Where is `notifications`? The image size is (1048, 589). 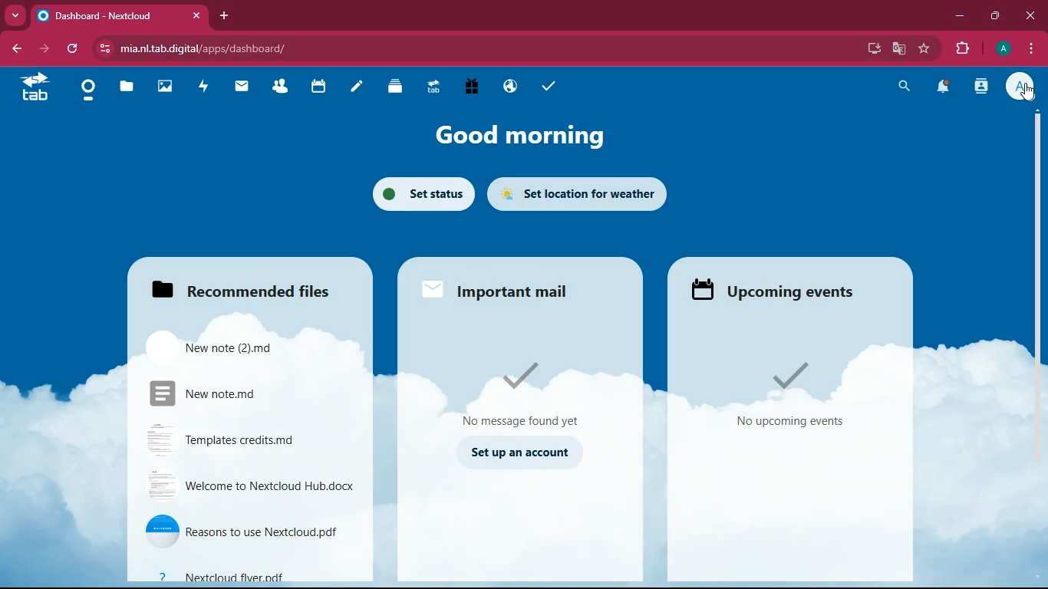
notifications is located at coordinates (944, 86).